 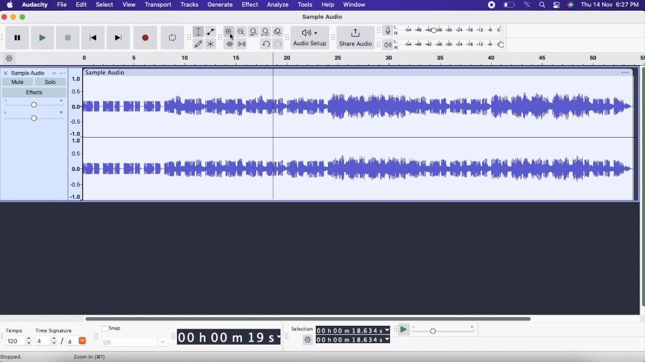 I want to click on Close, so click(x=5, y=73).